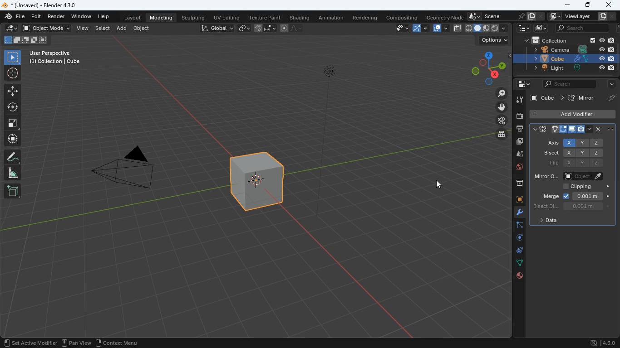 The image size is (620, 348). What do you see at coordinates (57, 17) in the screenshot?
I see `render` at bounding box center [57, 17].